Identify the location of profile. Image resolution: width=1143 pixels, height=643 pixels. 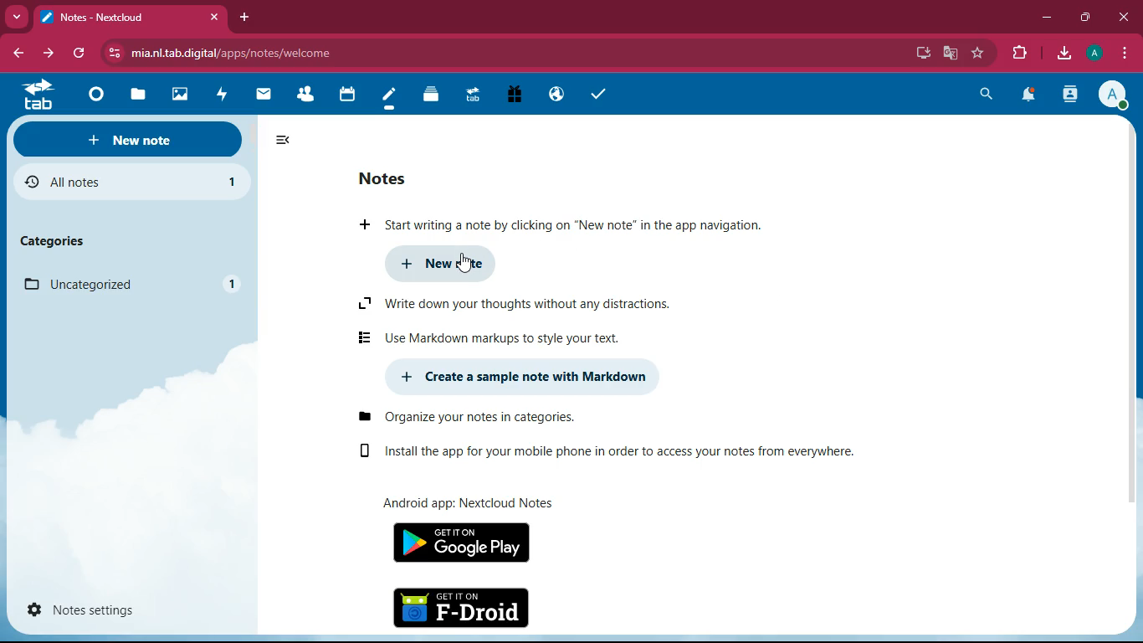
(1094, 53).